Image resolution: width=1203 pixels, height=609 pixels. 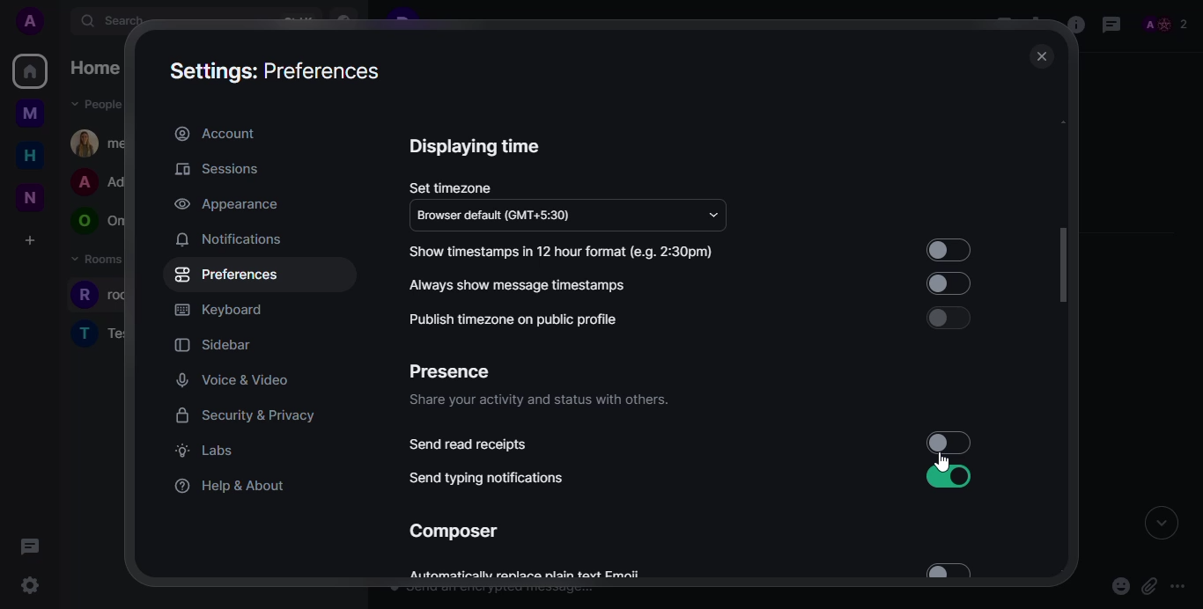 I want to click on scrolled down, so click(x=1068, y=267).